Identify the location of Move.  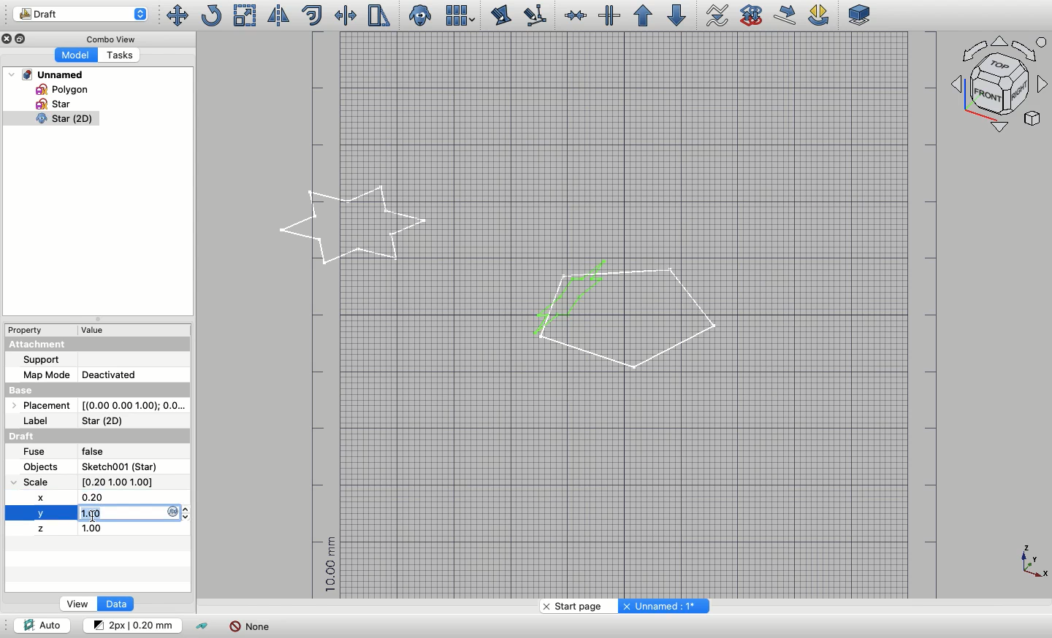
(176, 15).